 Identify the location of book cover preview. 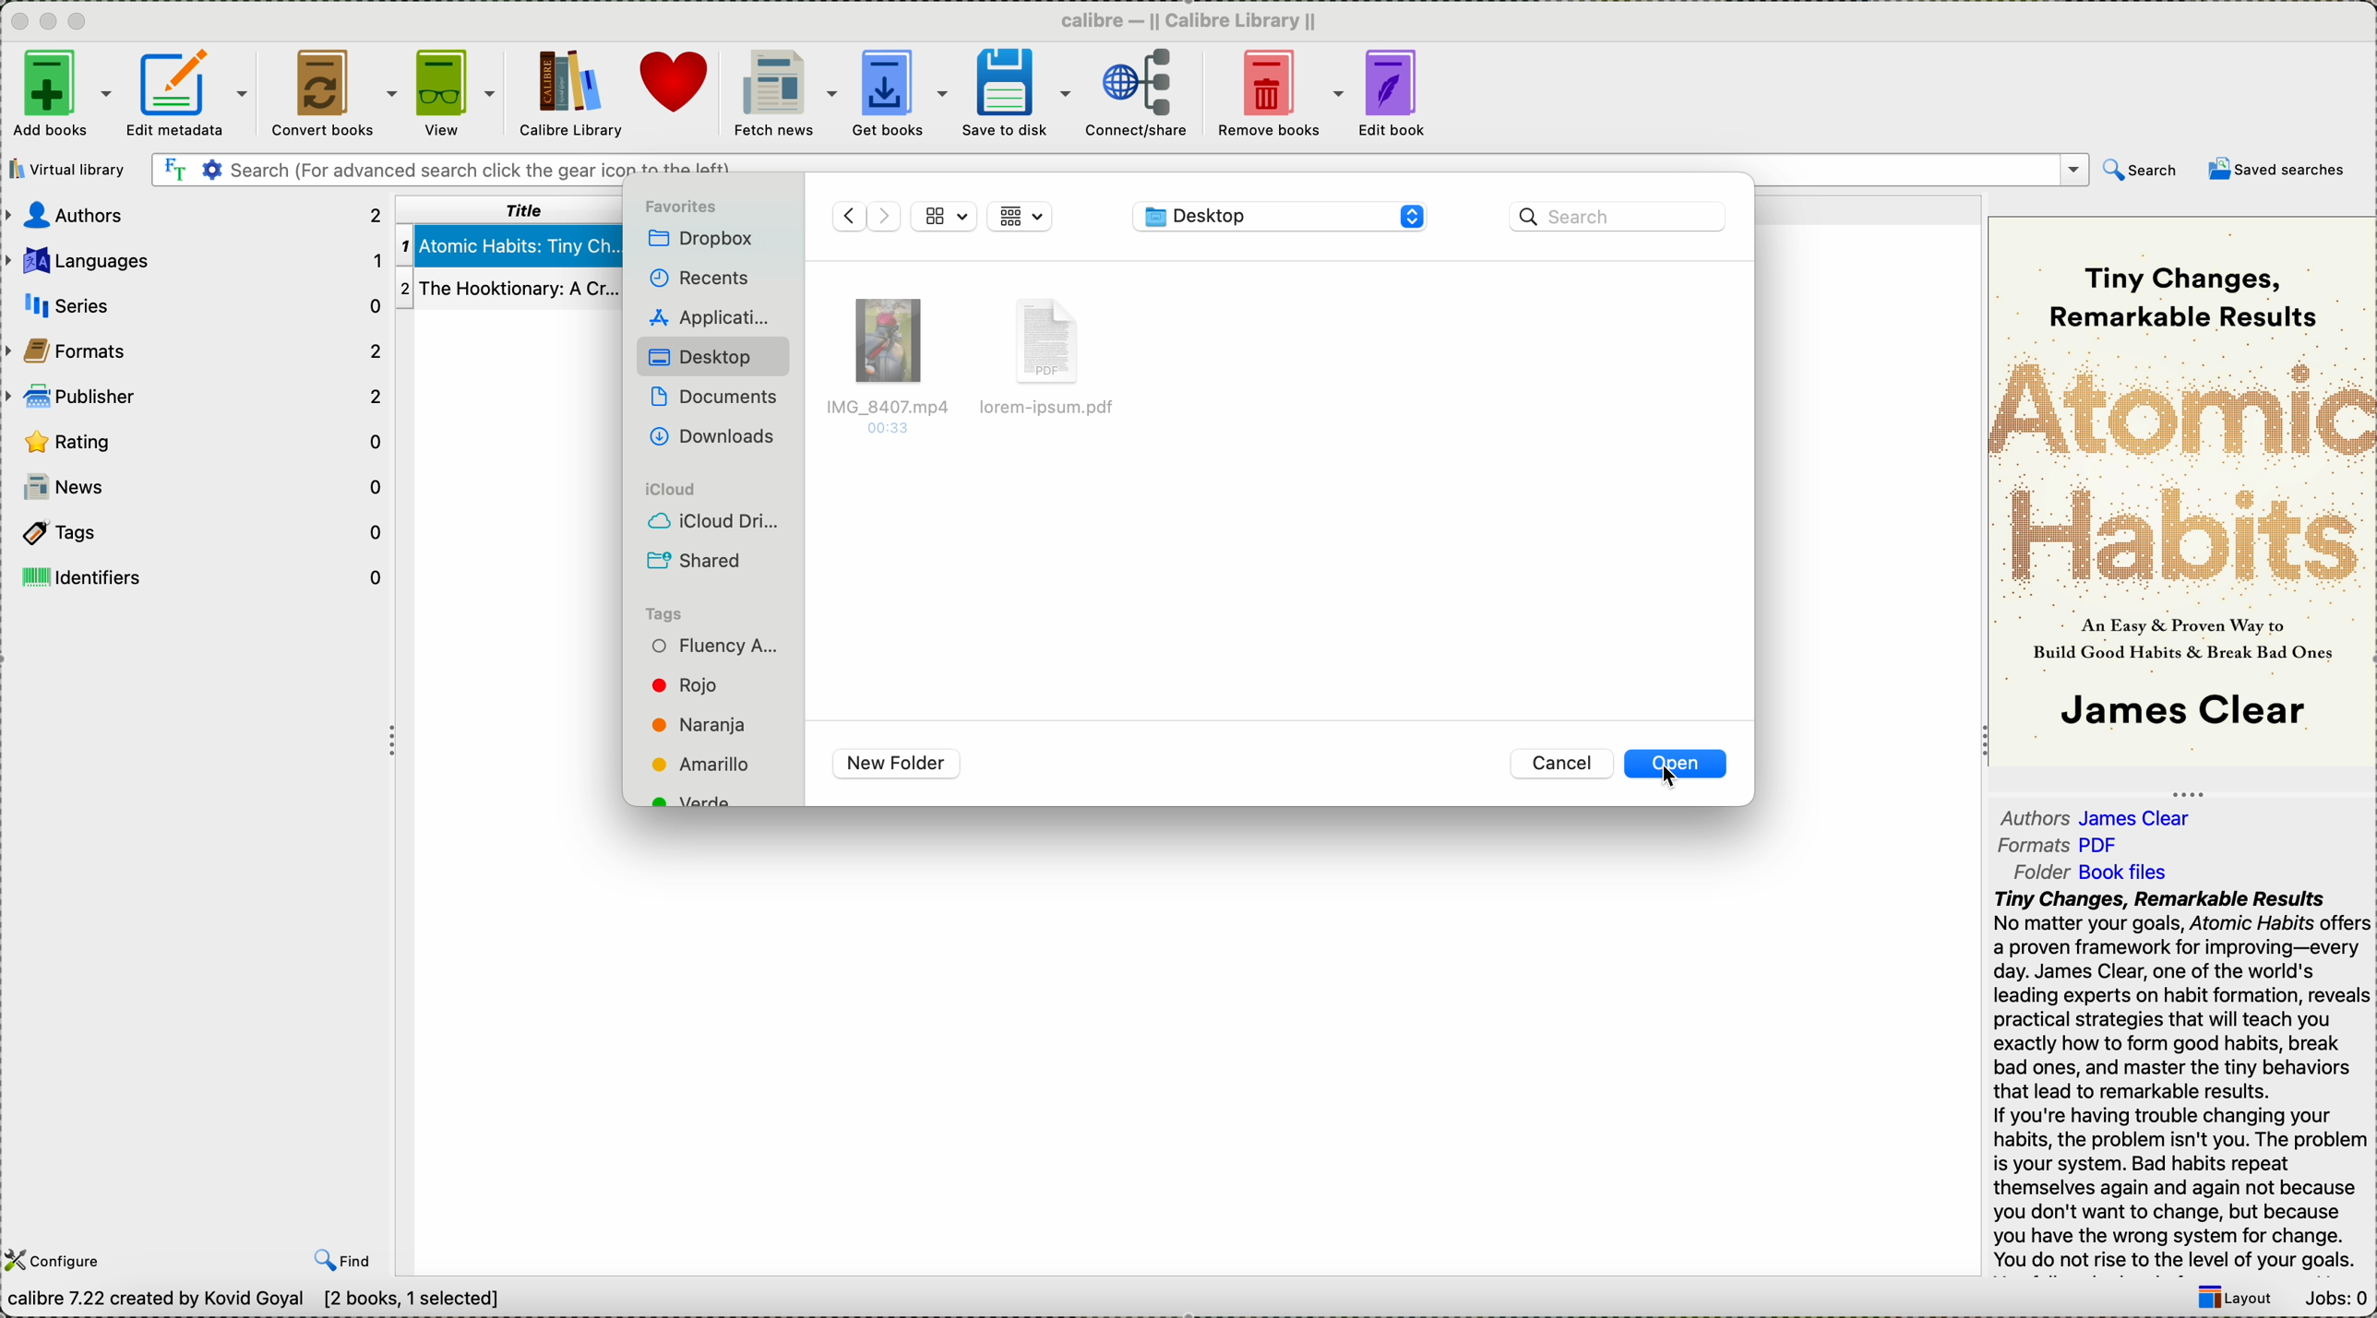
(2182, 490).